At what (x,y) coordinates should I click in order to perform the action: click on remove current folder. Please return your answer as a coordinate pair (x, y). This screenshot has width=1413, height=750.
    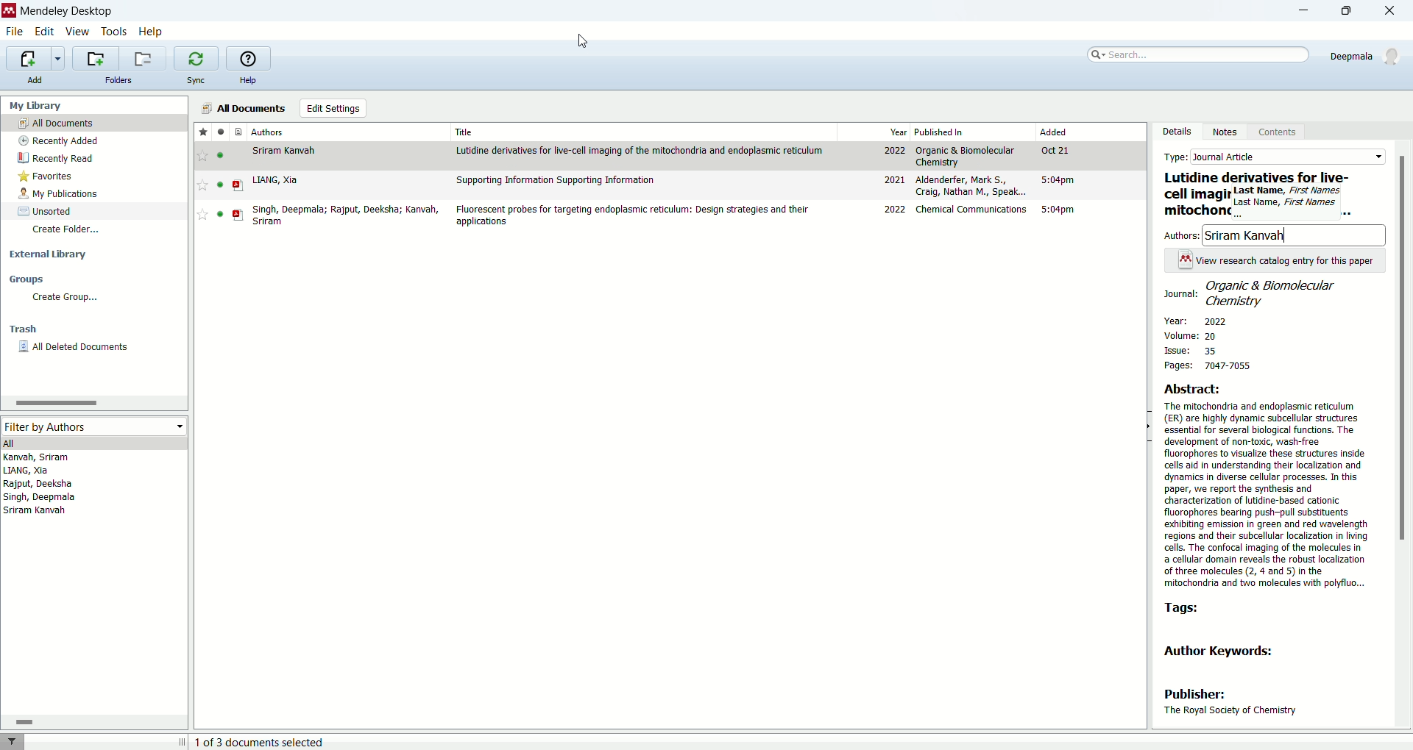
    Looking at the image, I should click on (144, 58).